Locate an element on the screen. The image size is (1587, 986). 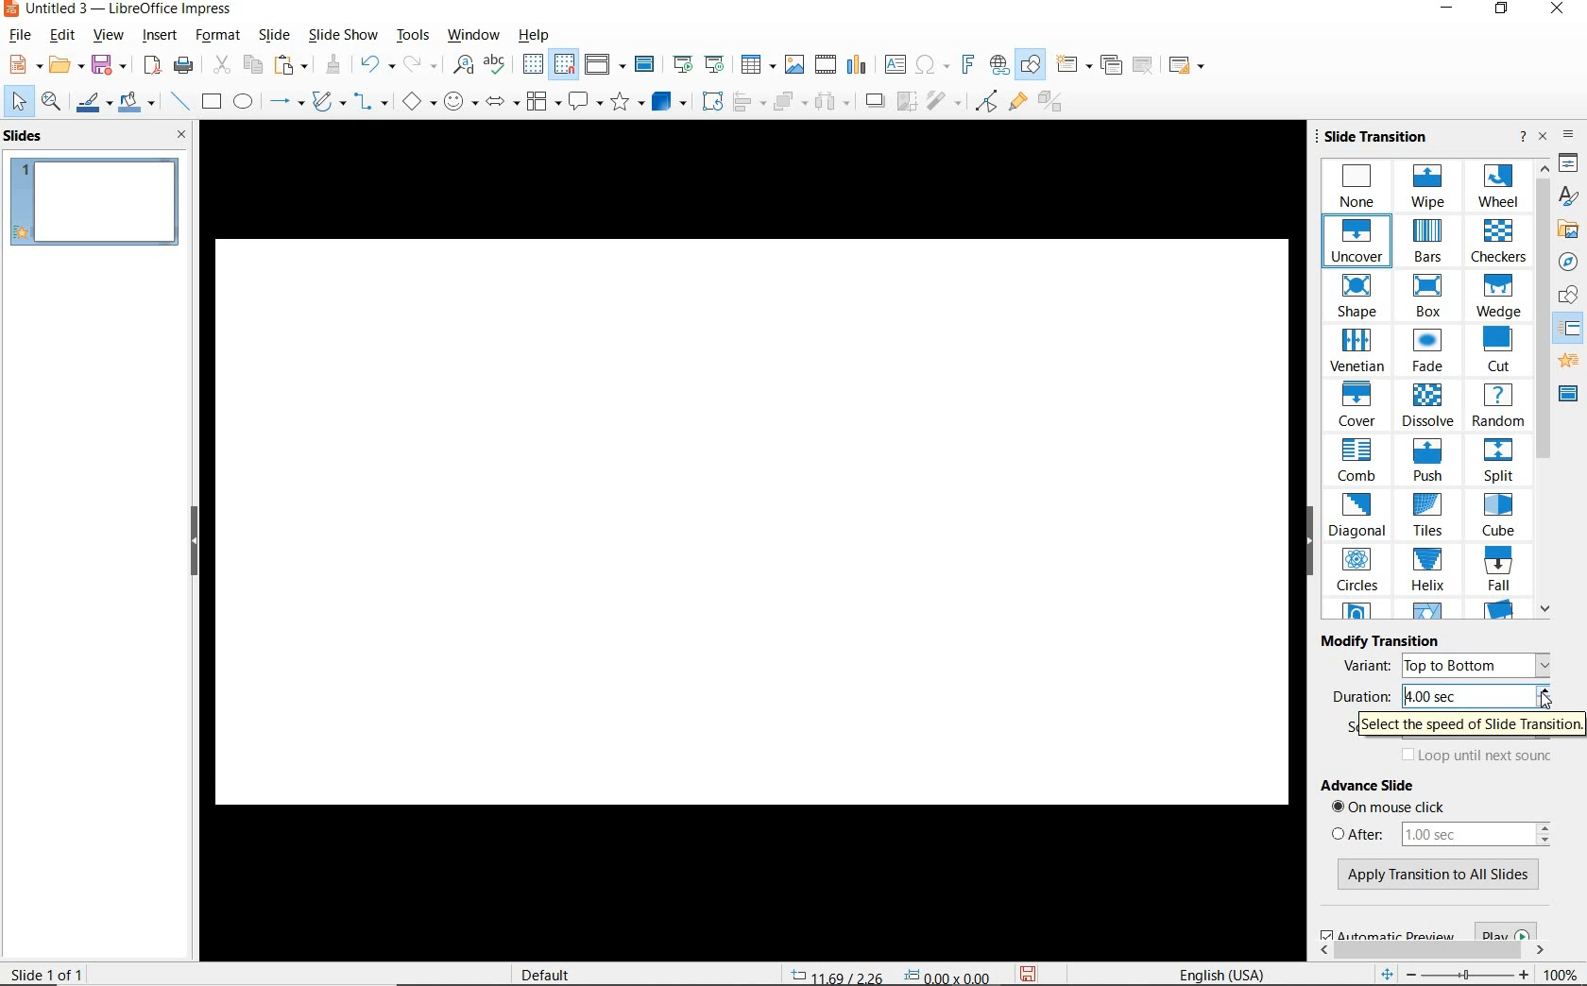
SHOW GLUE POINT FUNCTIONS is located at coordinates (1020, 104).